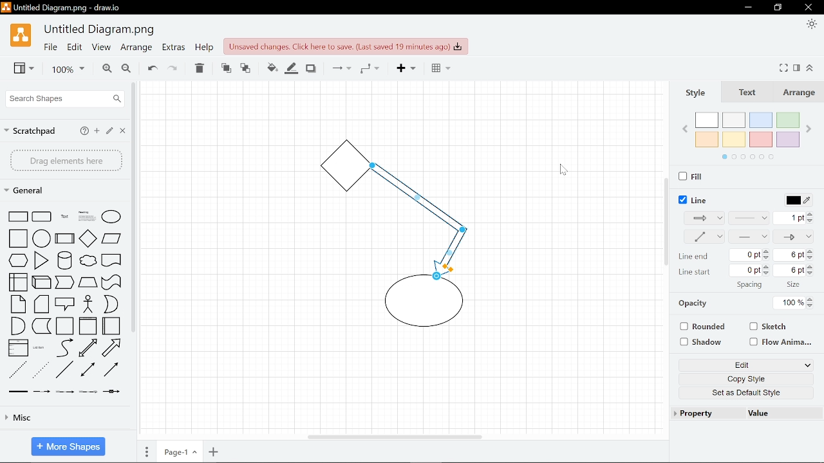  Describe the element at coordinates (699, 303) in the screenshot. I see `opacity` at that location.